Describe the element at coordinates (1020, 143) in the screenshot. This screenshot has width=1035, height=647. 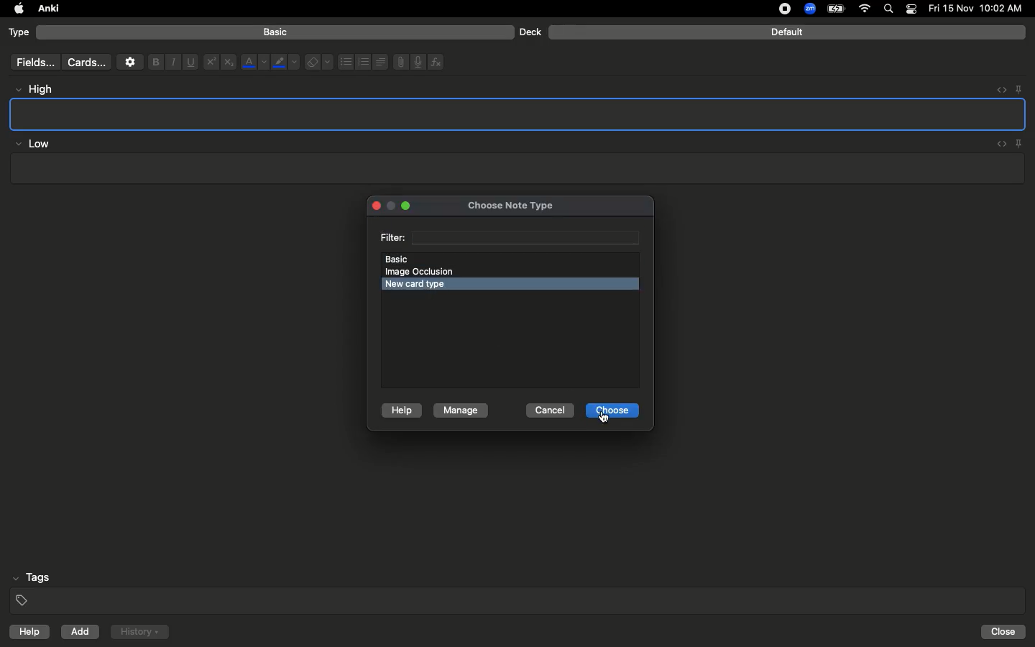
I see `Pin` at that location.